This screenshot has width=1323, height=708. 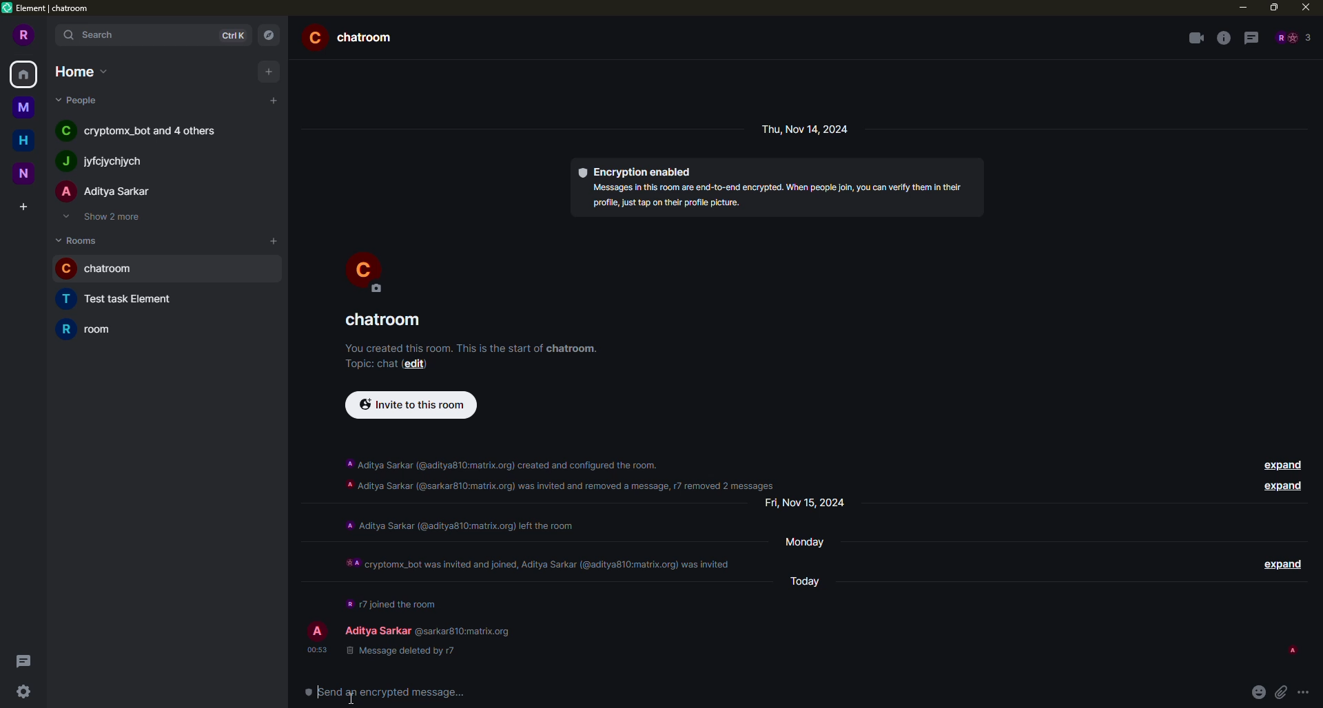 What do you see at coordinates (420, 364) in the screenshot?
I see `edit` at bounding box center [420, 364].